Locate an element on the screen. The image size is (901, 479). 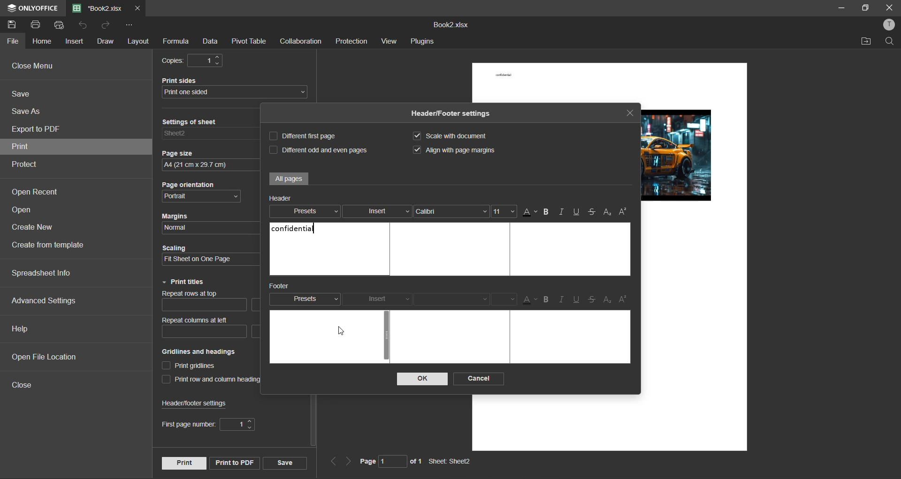
protection is located at coordinates (351, 41).